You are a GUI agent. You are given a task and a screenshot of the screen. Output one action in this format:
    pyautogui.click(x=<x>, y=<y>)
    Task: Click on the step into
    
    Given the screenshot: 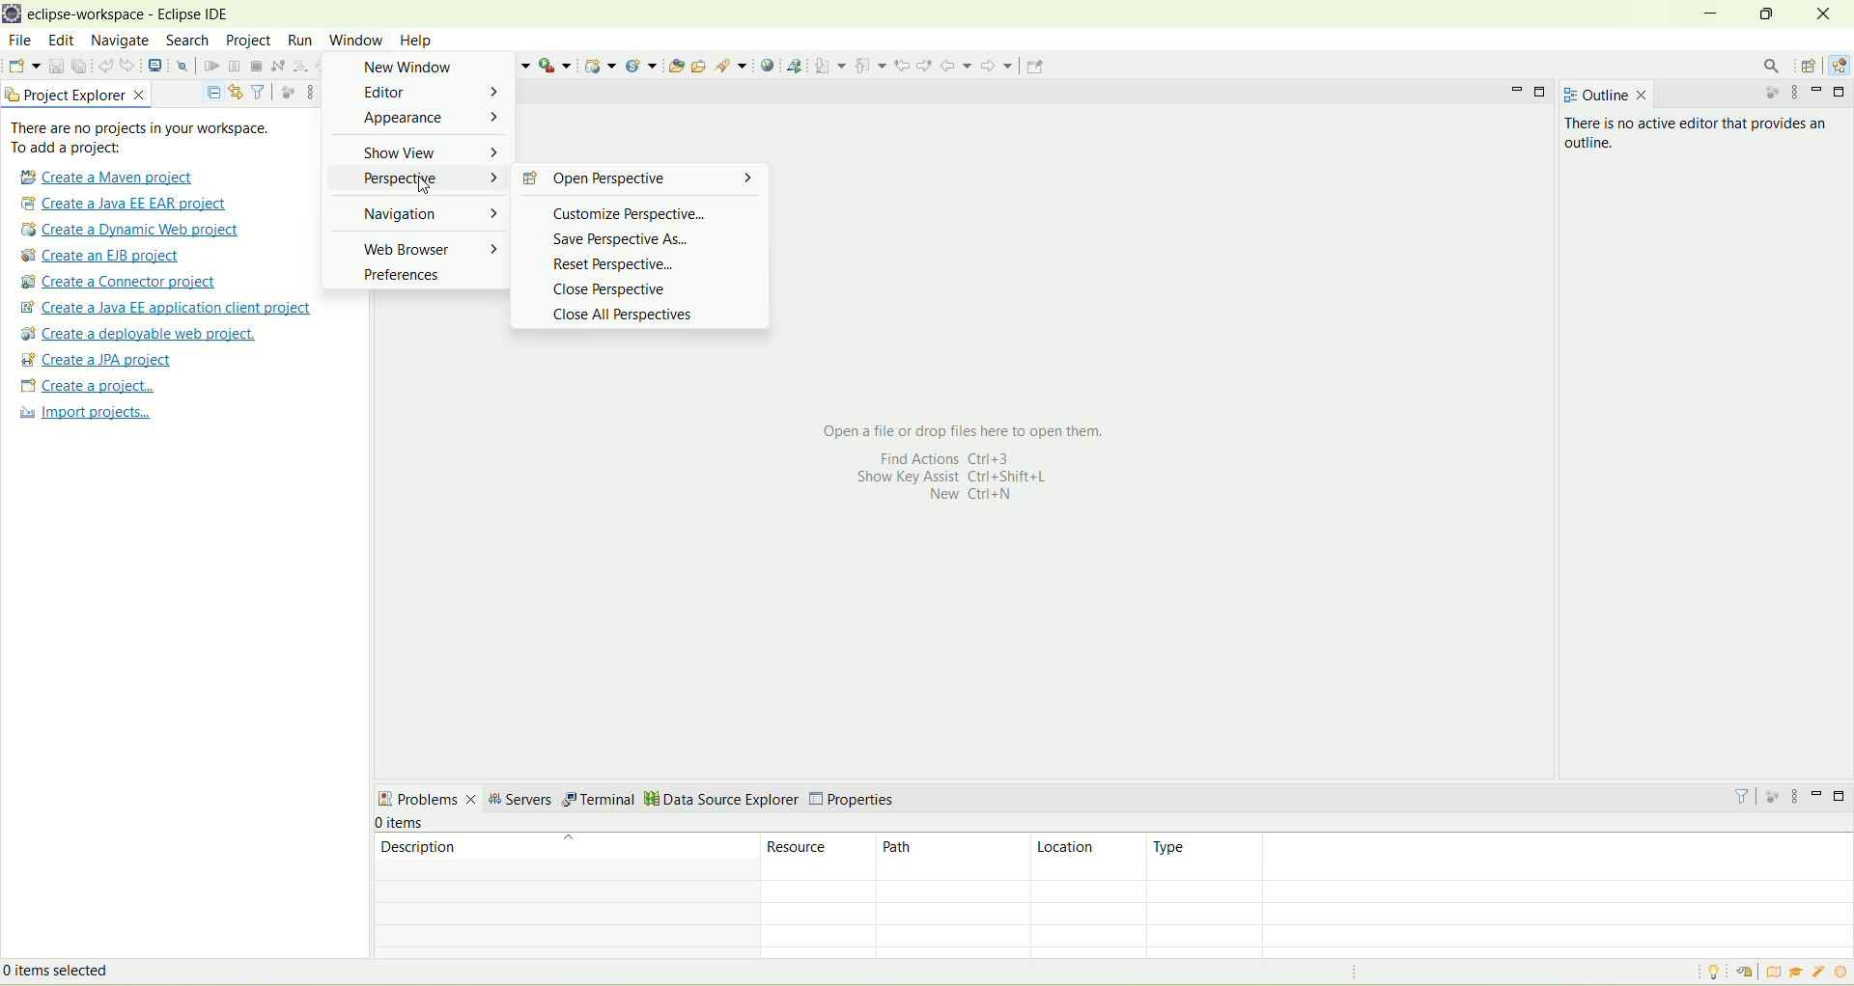 What is the action you would take?
    pyautogui.click(x=302, y=68)
    